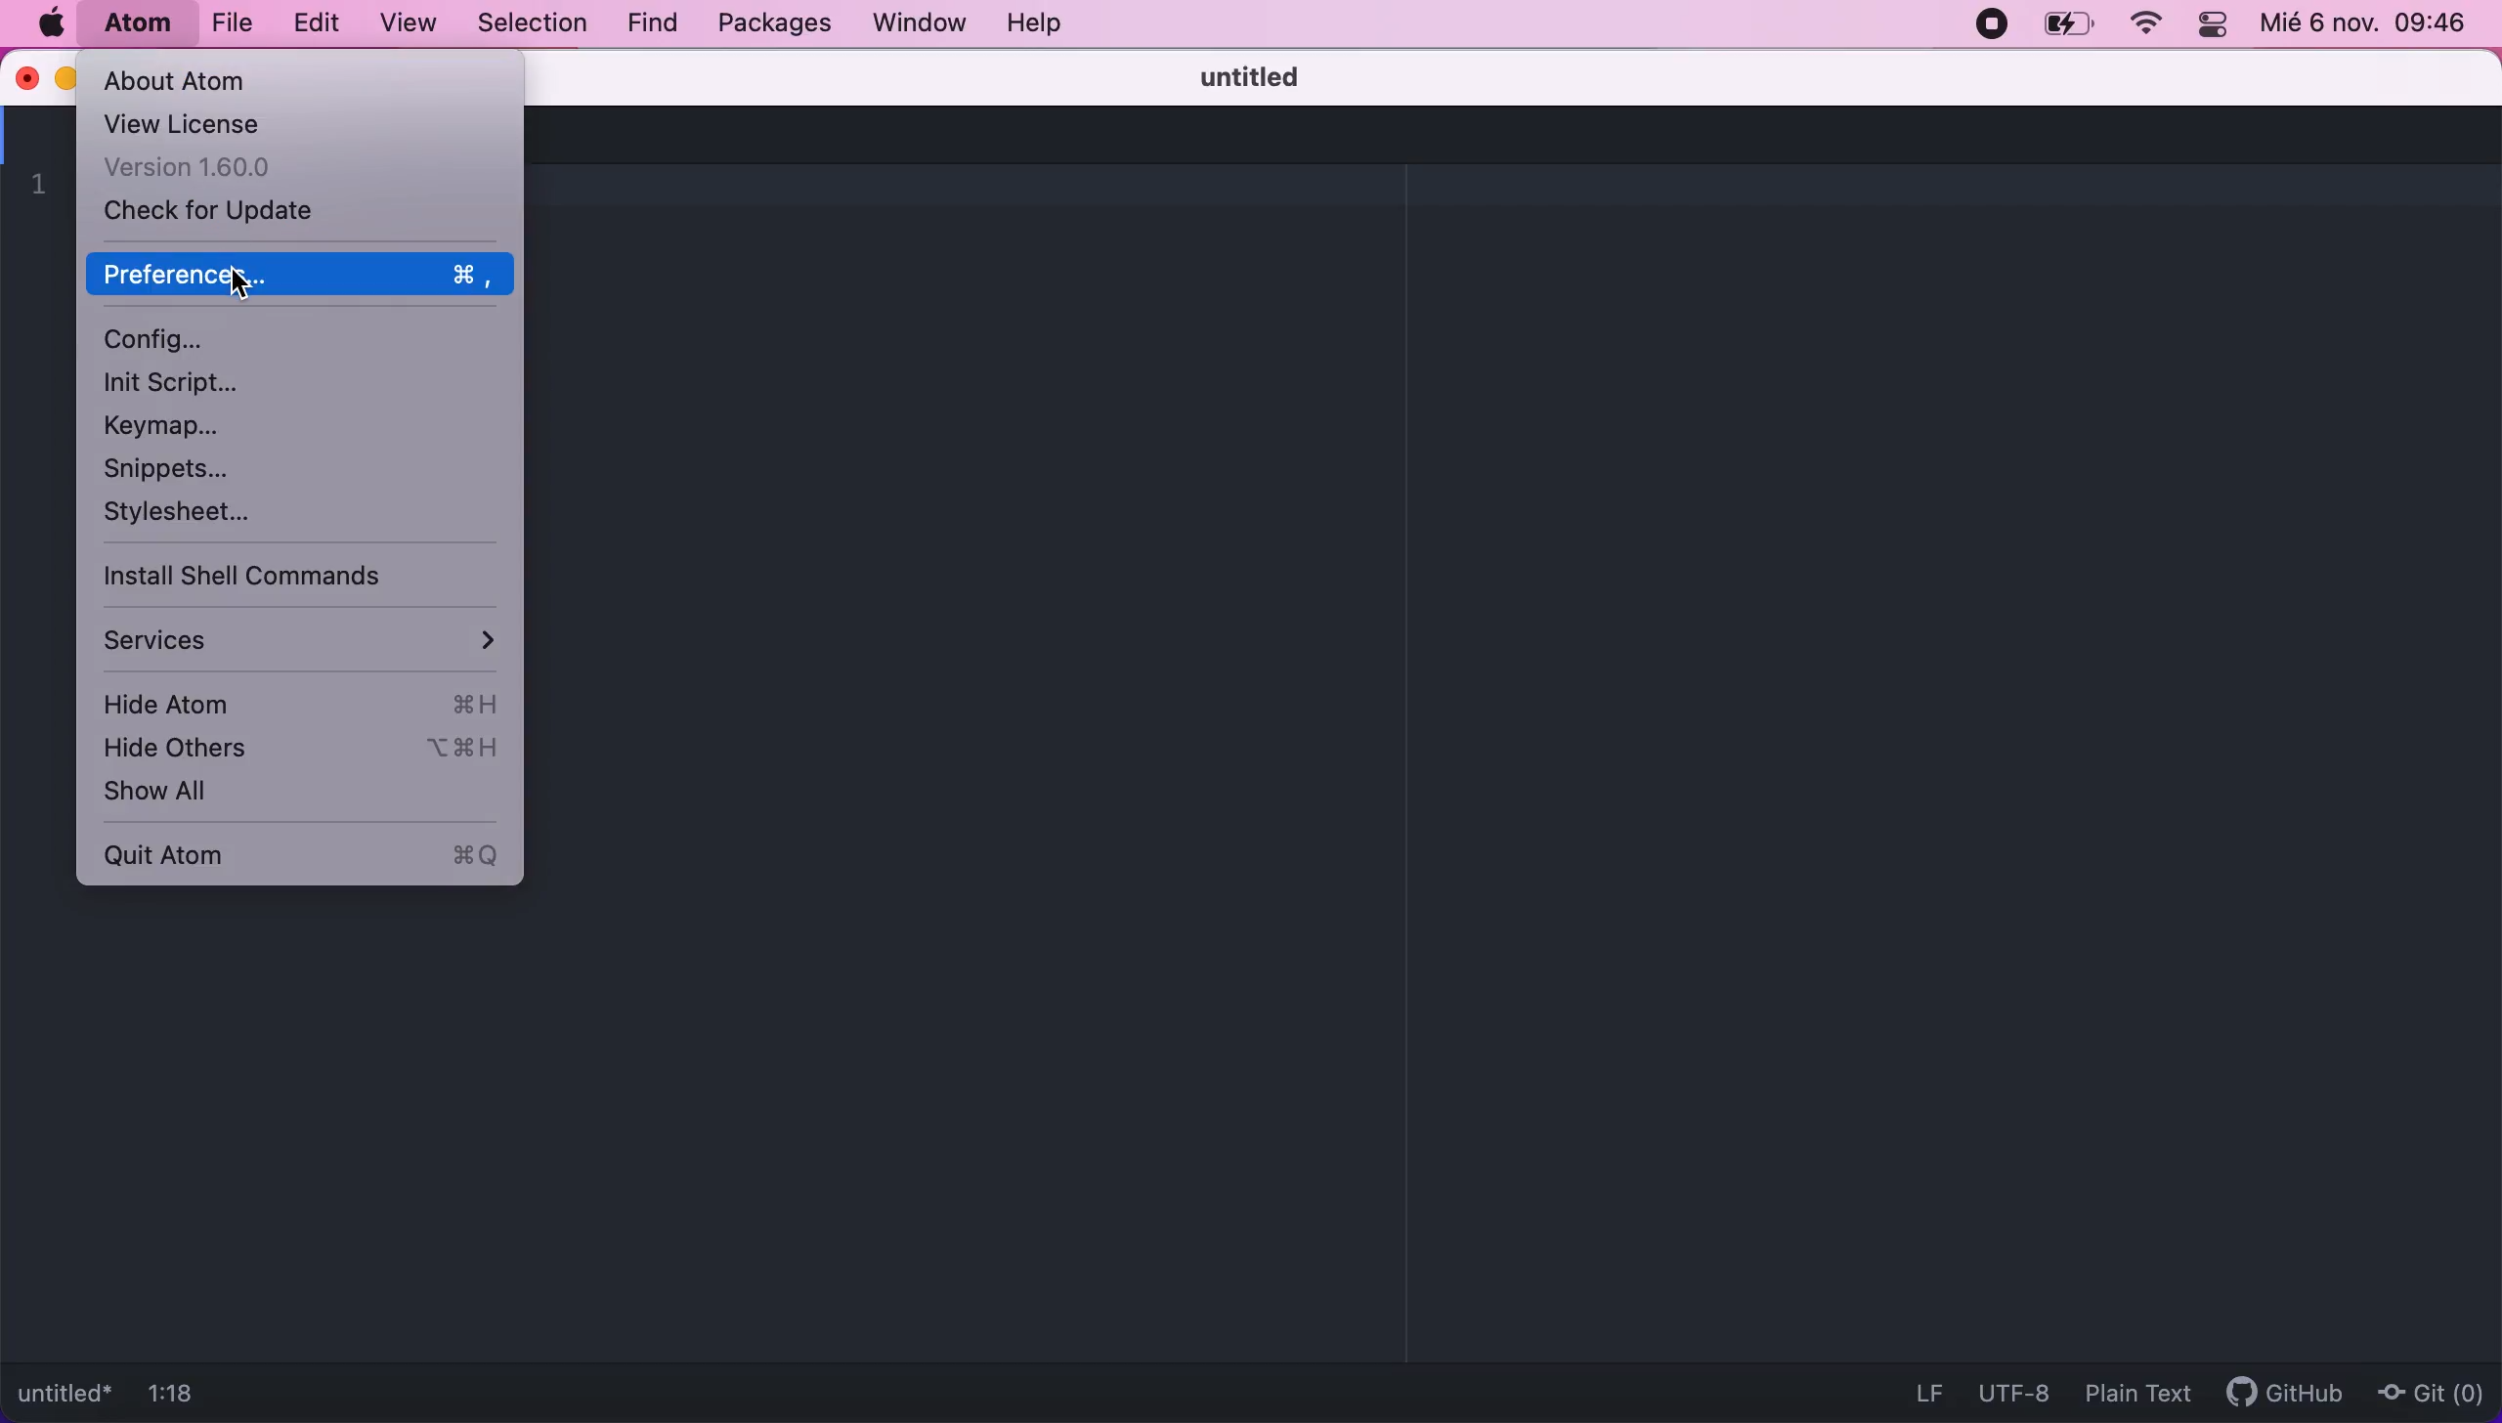 Image resolution: width=2502 pixels, height=1423 pixels. Describe the element at coordinates (299, 702) in the screenshot. I see `hide atom` at that location.